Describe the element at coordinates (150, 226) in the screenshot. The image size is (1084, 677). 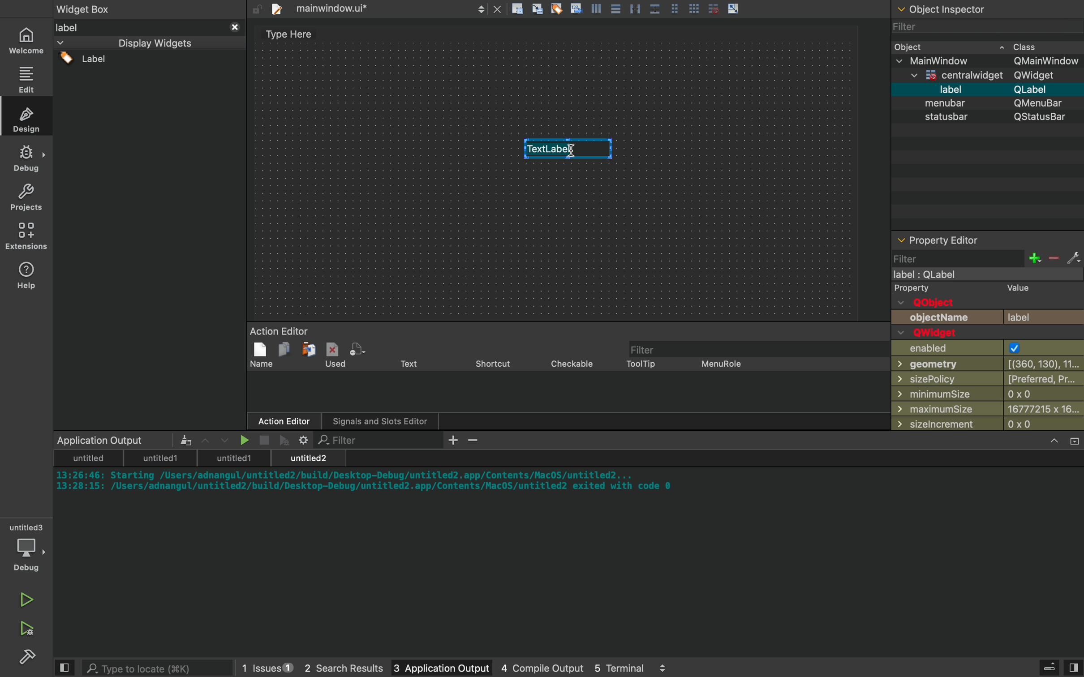
I see `widgets` at that location.